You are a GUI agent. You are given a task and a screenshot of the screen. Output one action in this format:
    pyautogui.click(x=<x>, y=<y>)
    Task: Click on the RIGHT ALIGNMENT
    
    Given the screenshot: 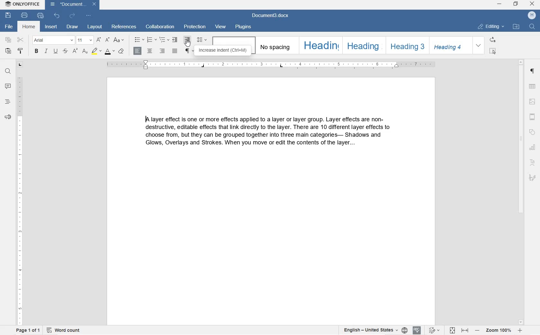 What is the action you would take?
    pyautogui.click(x=162, y=51)
    